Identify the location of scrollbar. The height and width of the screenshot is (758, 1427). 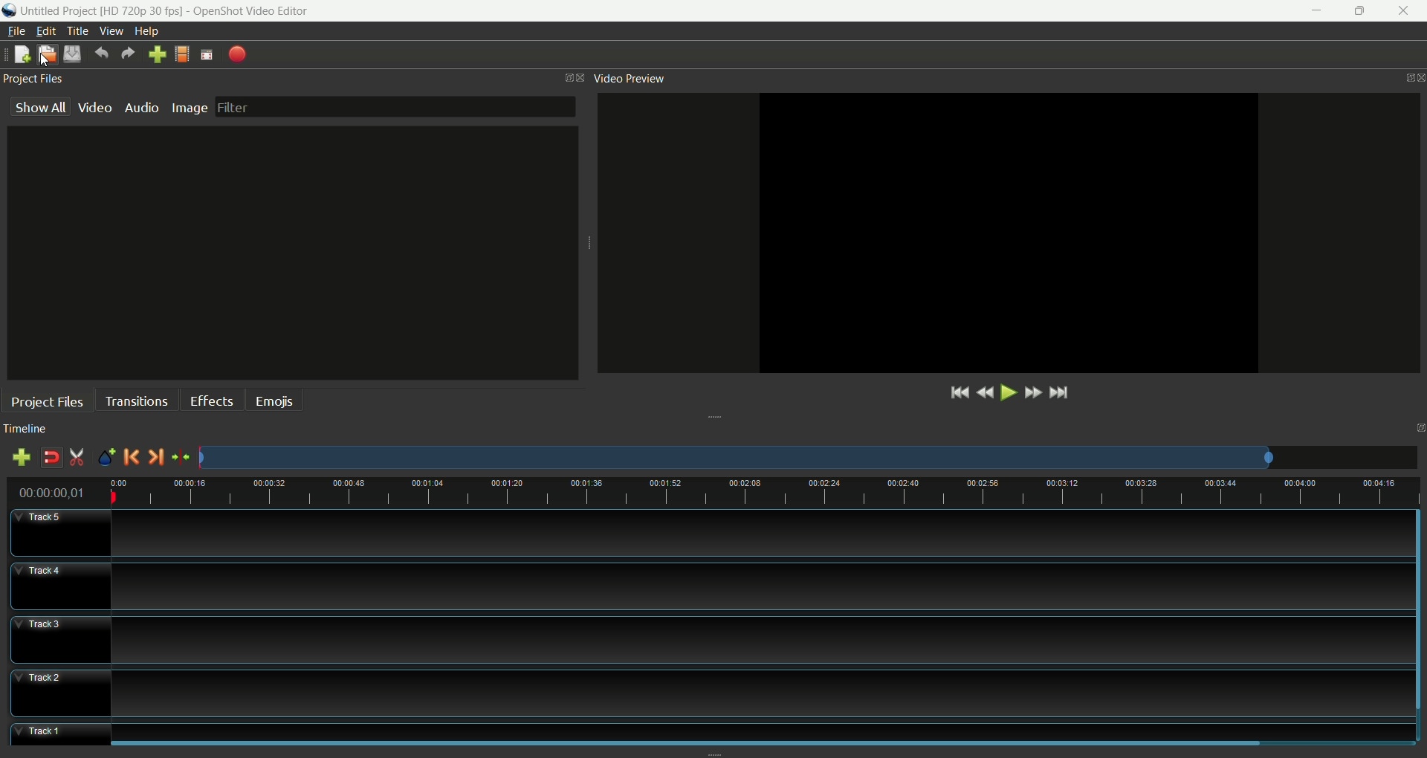
(682, 743).